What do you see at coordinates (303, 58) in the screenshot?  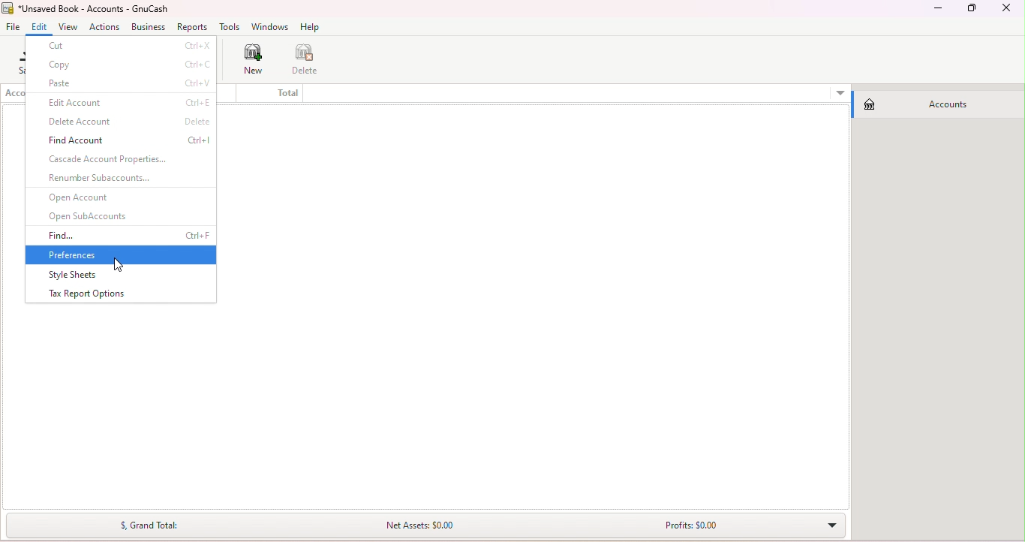 I see `Delete` at bounding box center [303, 58].